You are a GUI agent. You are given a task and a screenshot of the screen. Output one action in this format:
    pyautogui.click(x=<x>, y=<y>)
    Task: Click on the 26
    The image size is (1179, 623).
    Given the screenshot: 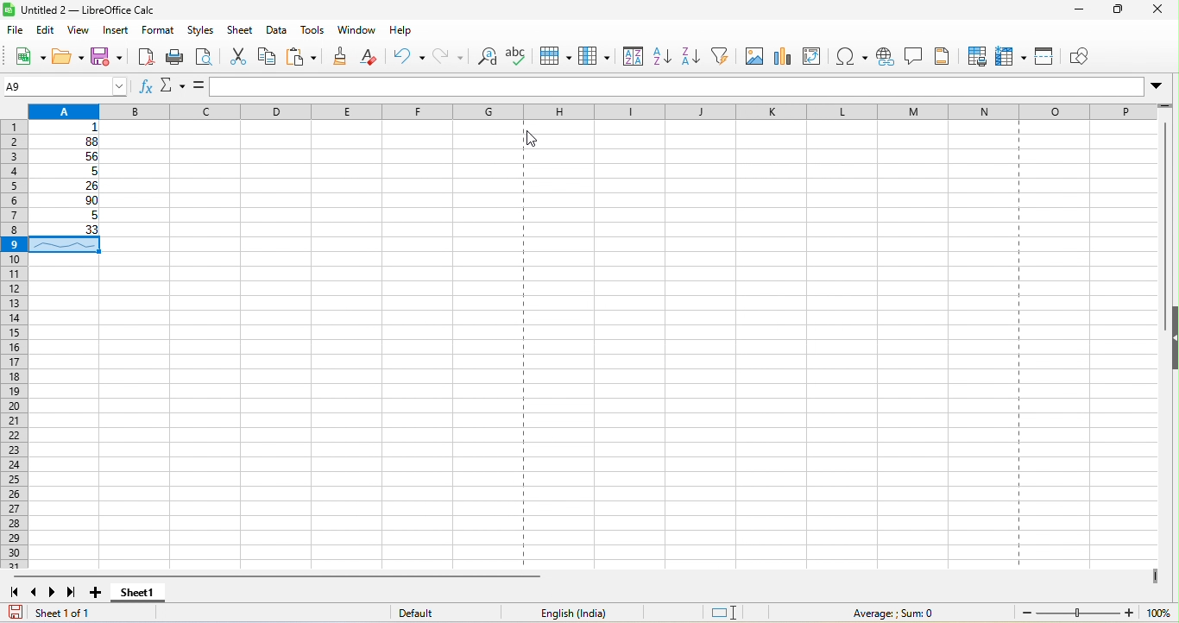 What is the action you would take?
    pyautogui.click(x=68, y=186)
    